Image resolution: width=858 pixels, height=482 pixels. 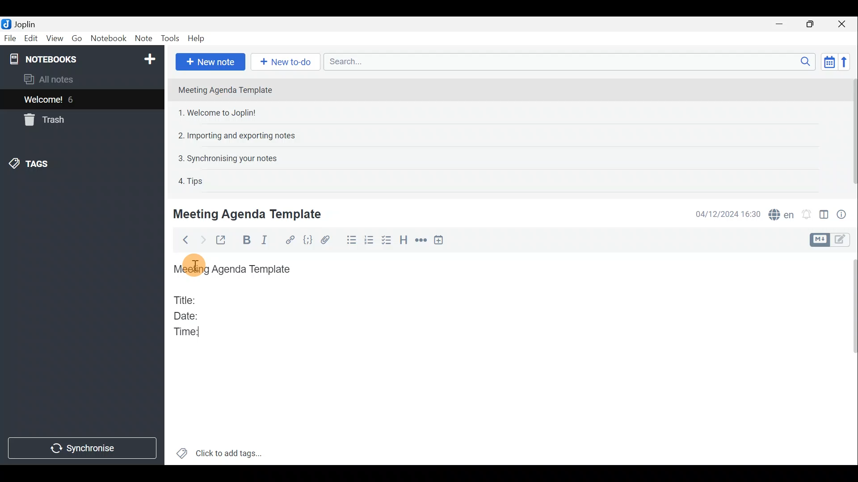 I want to click on Attach file, so click(x=330, y=240).